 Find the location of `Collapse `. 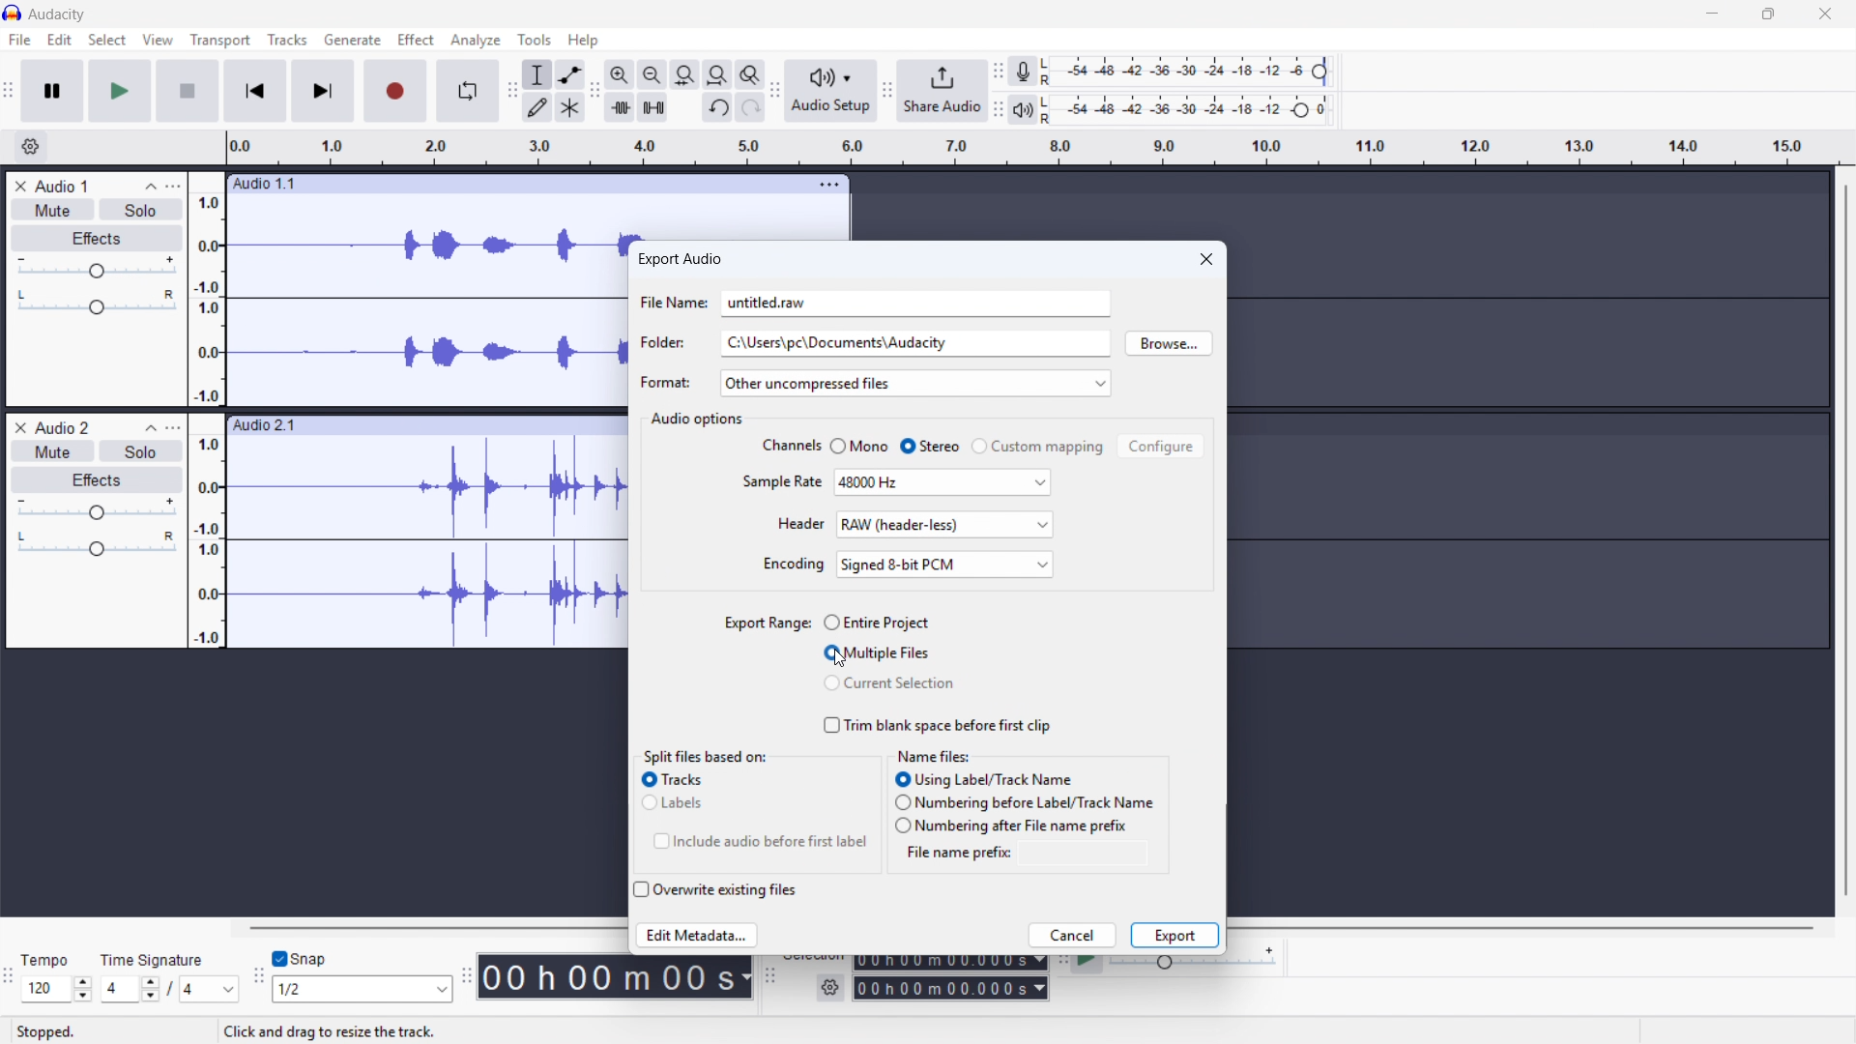

Collapse  is located at coordinates (151, 186).